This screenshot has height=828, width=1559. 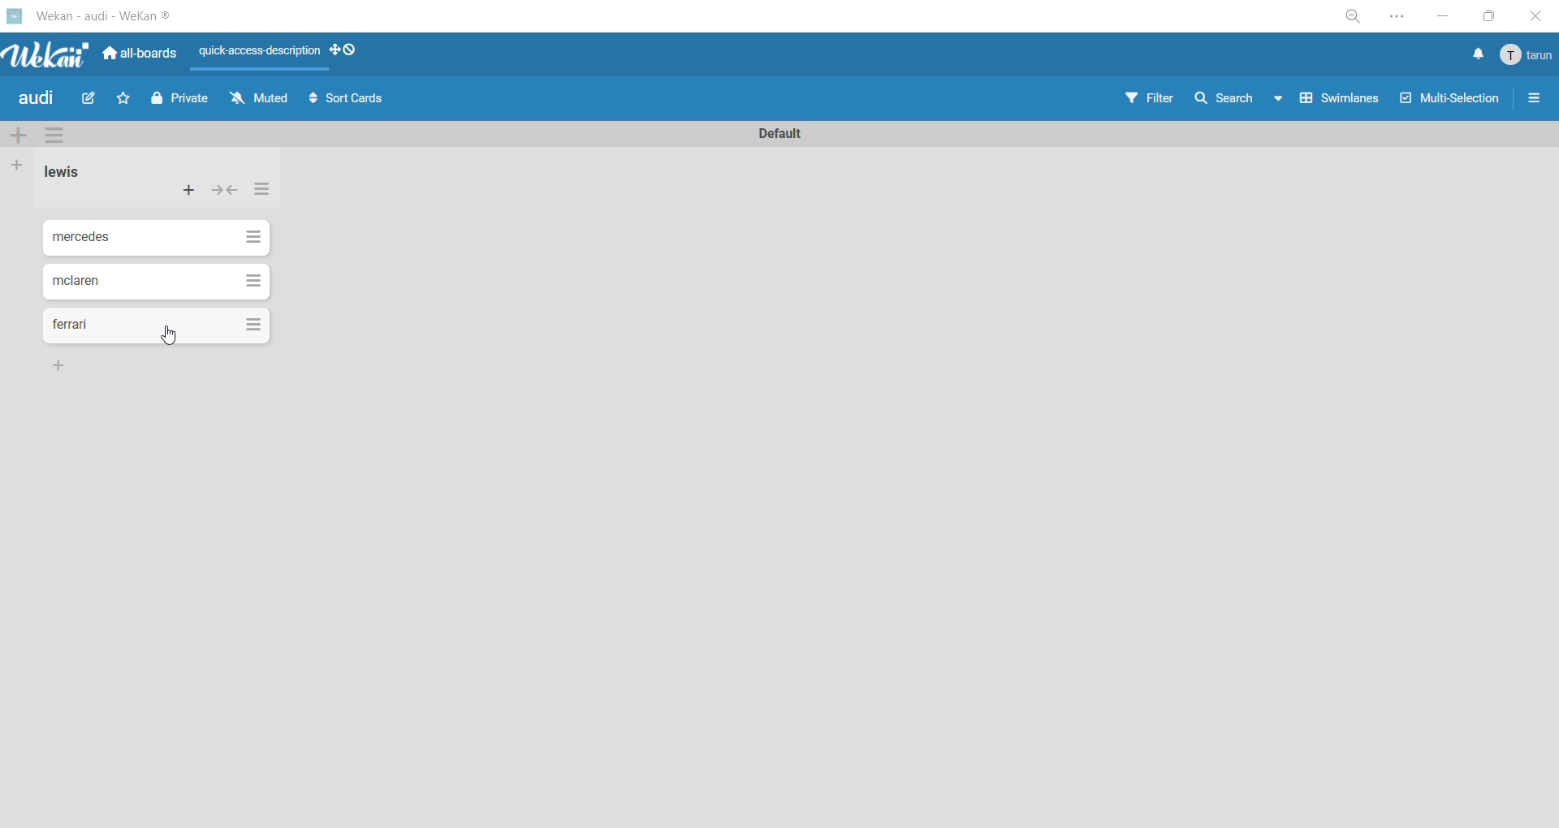 What do you see at coordinates (354, 101) in the screenshot?
I see `sort cards` at bounding box center [354, 101].